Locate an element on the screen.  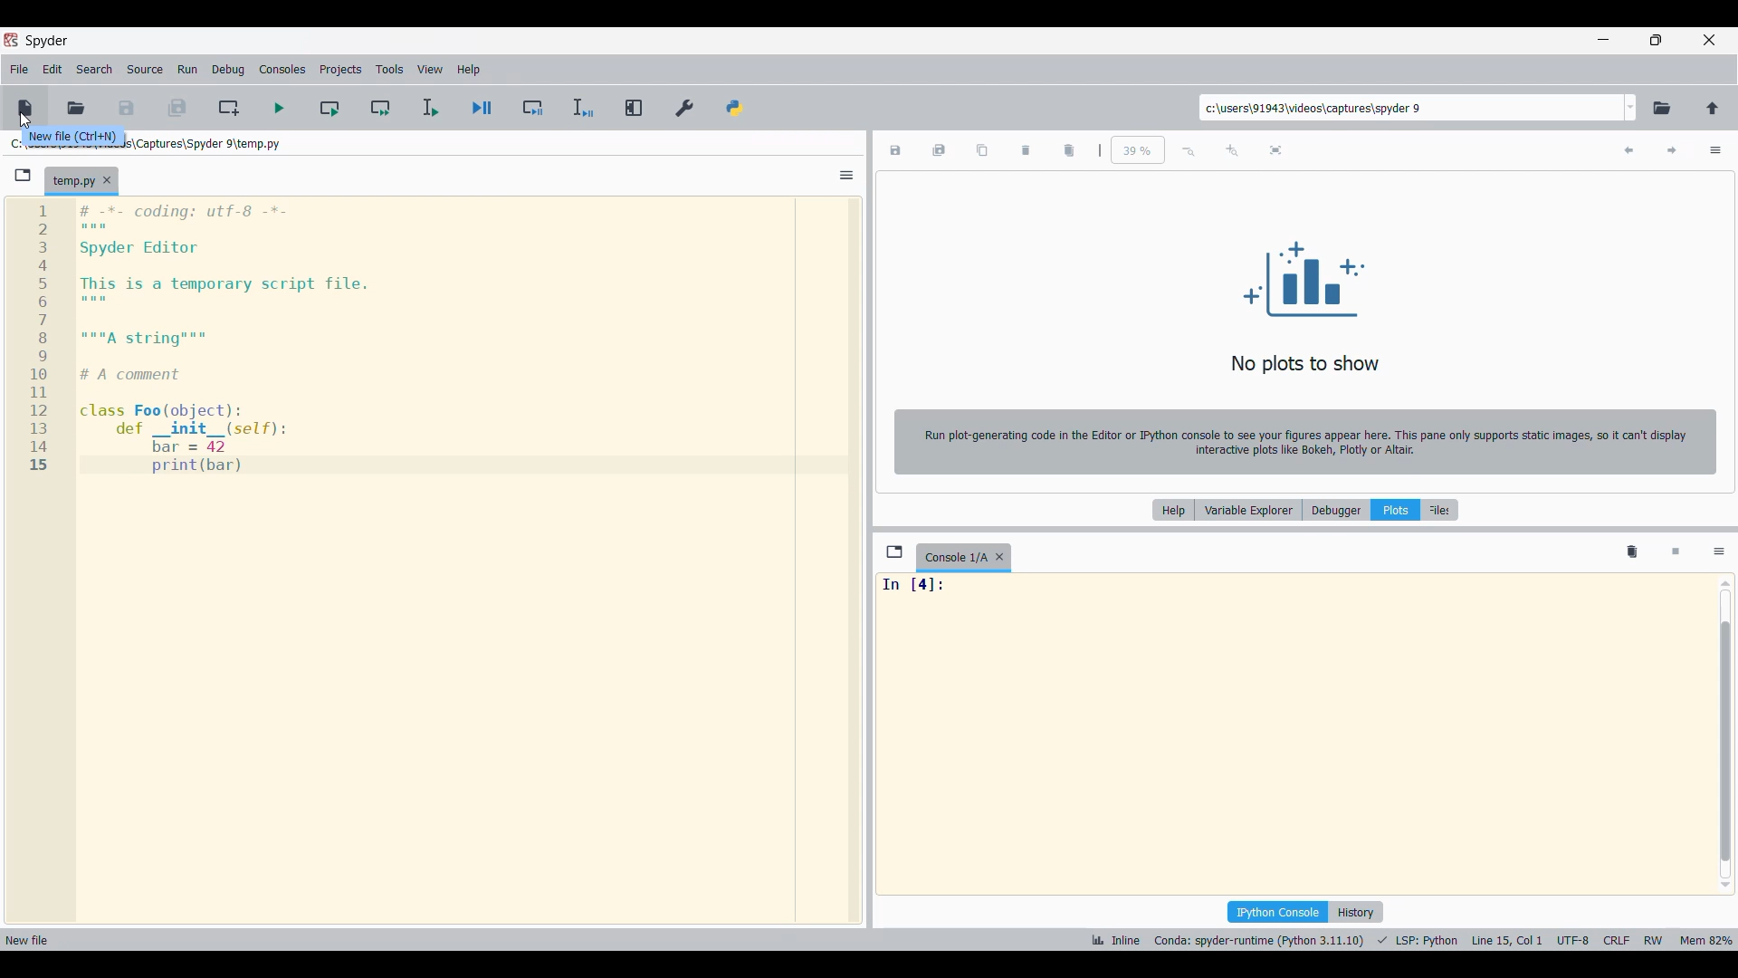
Save plot as is located at coordinates (895, 150).